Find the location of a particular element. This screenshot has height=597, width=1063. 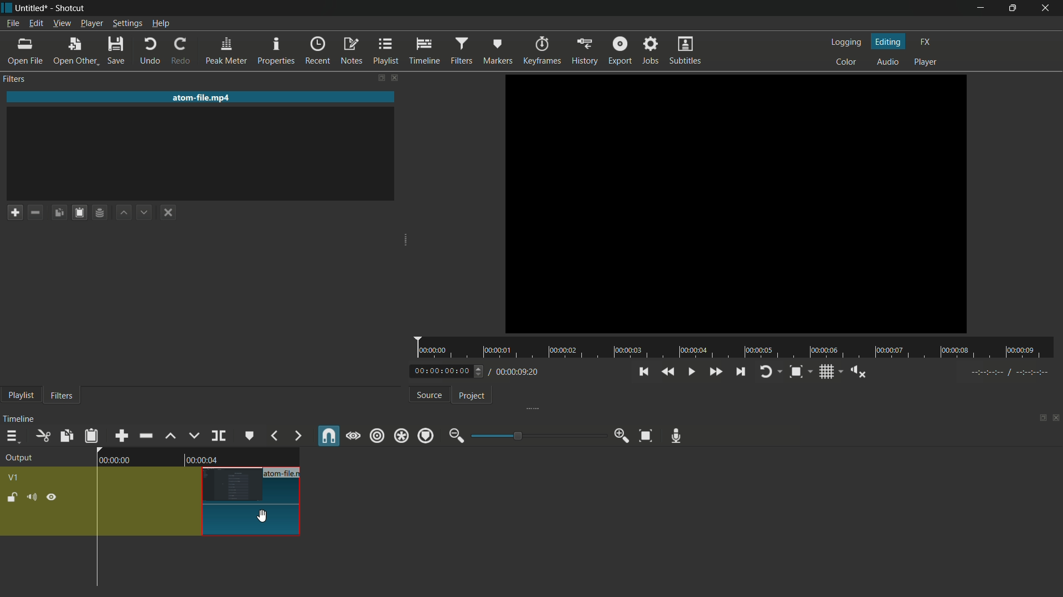

color is located at coordinates (843, 62).